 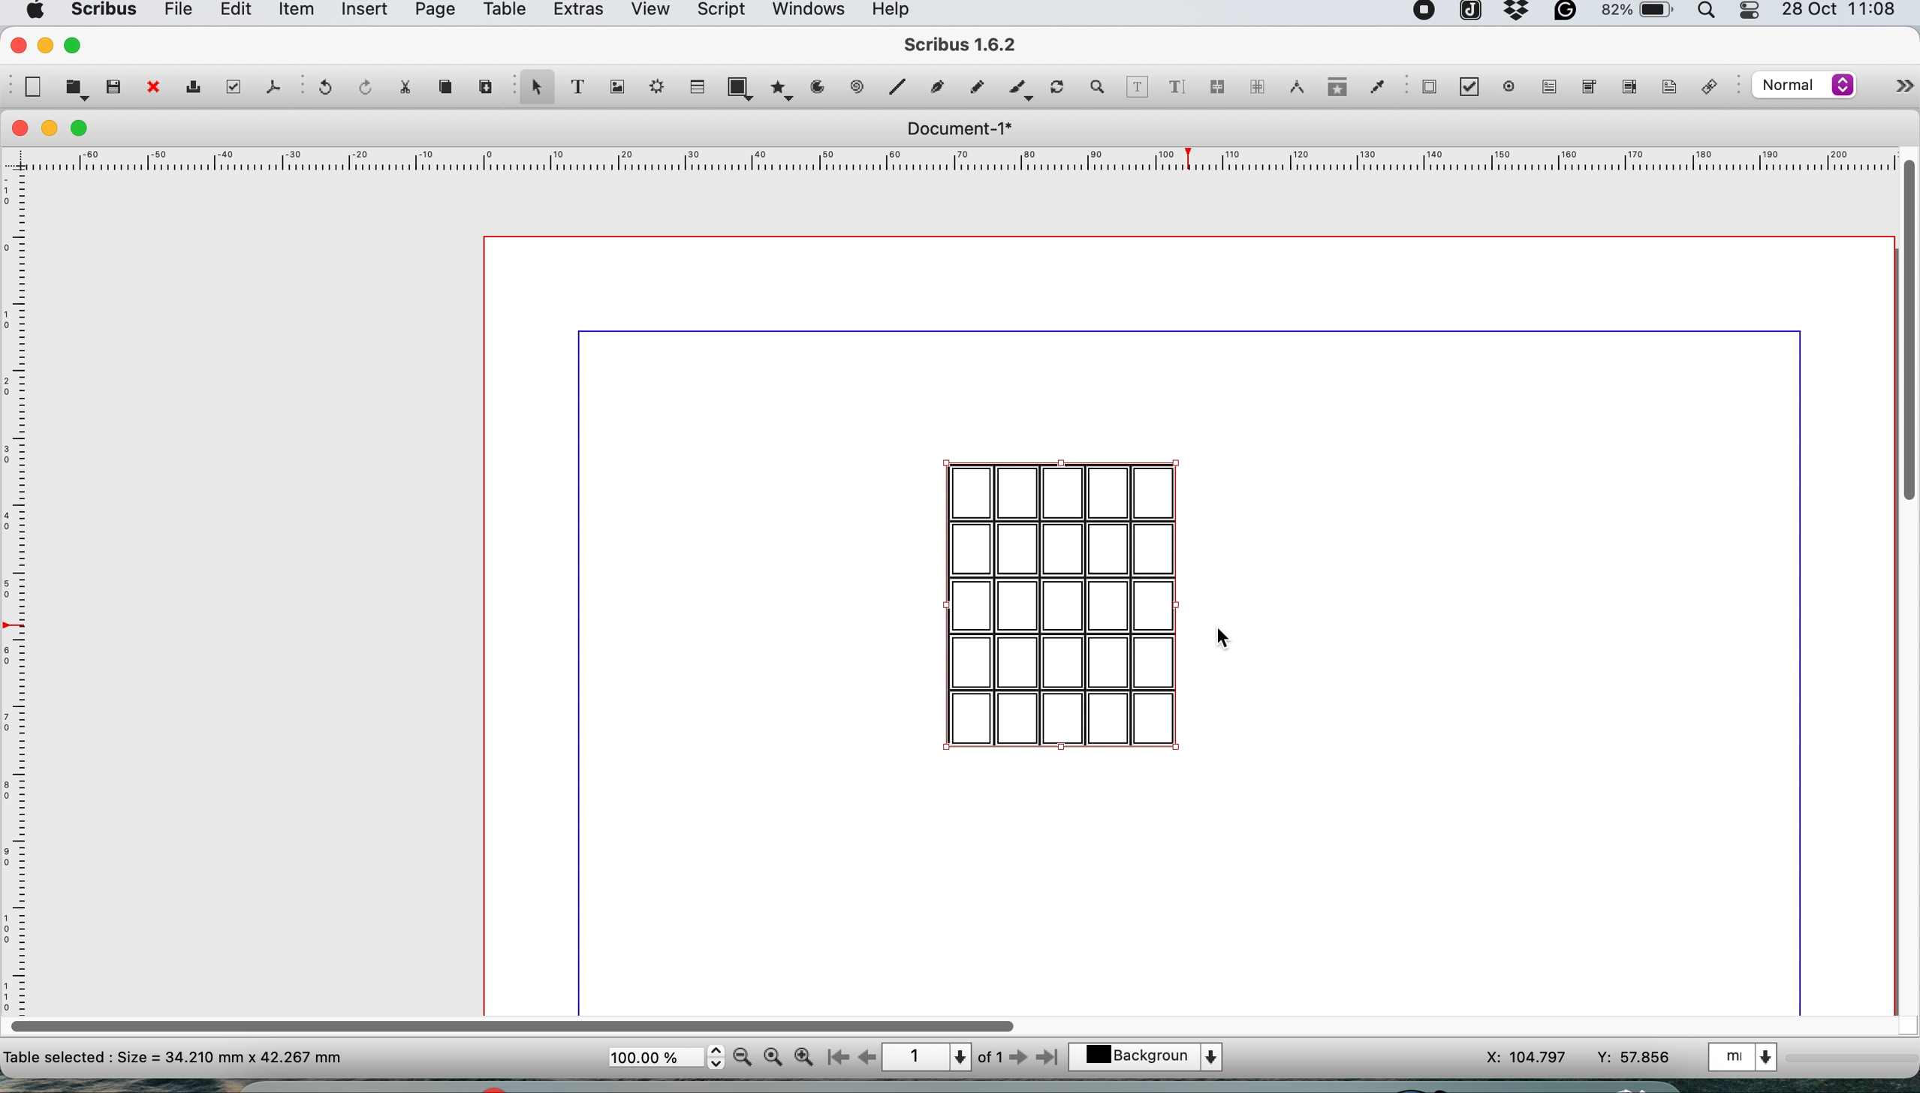 I want to click on copy item properties, so click(x=1333, y=91).